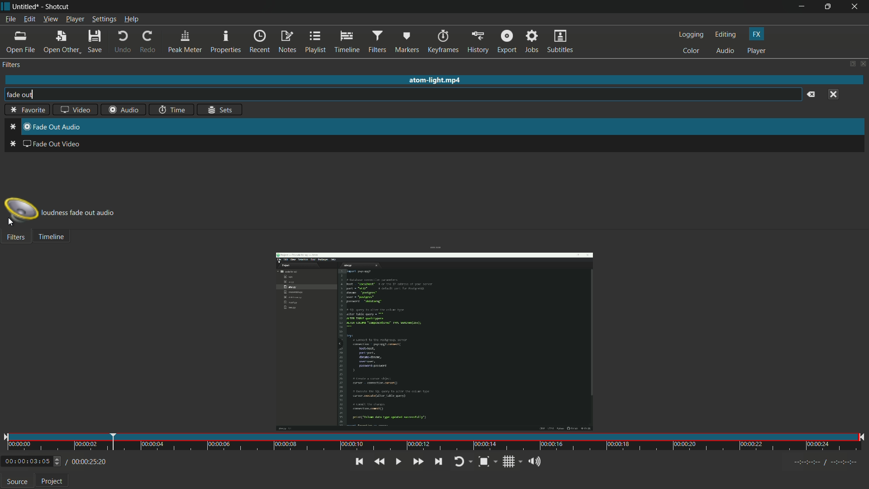  What do you see at coordinates (443, 41) in the screenshot?
I see `keyframes` at bounding box center [443, 41].